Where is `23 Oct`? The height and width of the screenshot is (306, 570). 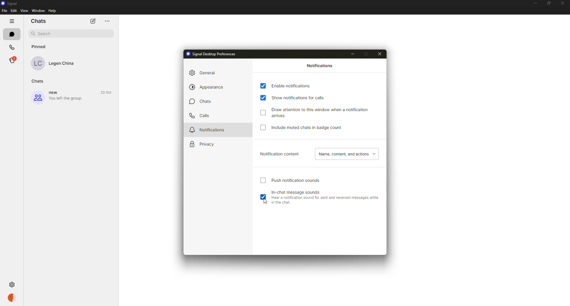 23 Oct is located at coordinates (106, 92).